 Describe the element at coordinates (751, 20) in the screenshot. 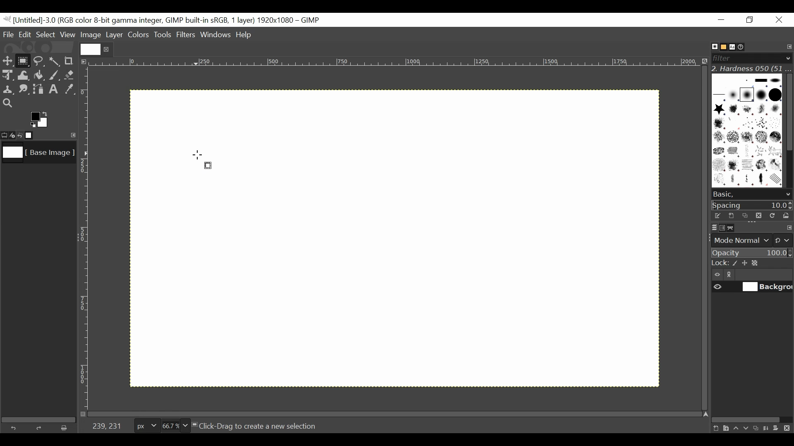

I see `Restore` at that location.